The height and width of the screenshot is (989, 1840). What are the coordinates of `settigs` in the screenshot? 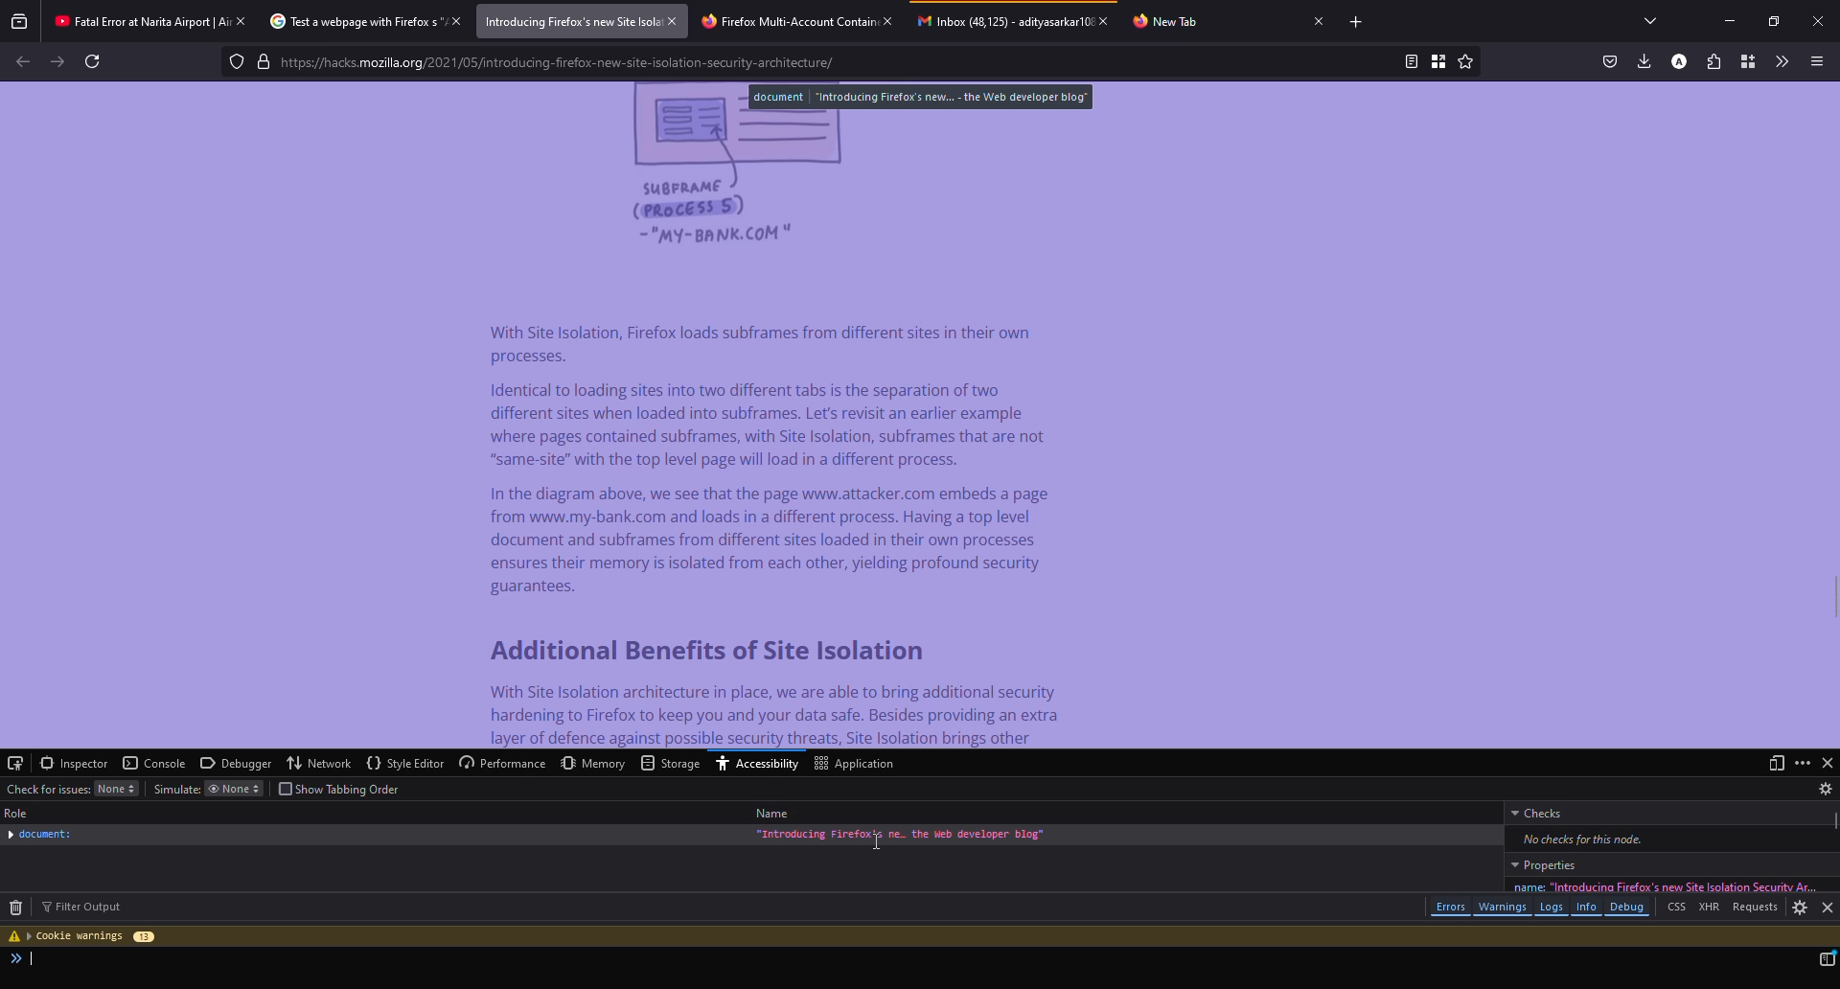 It's located at (1800, 908).